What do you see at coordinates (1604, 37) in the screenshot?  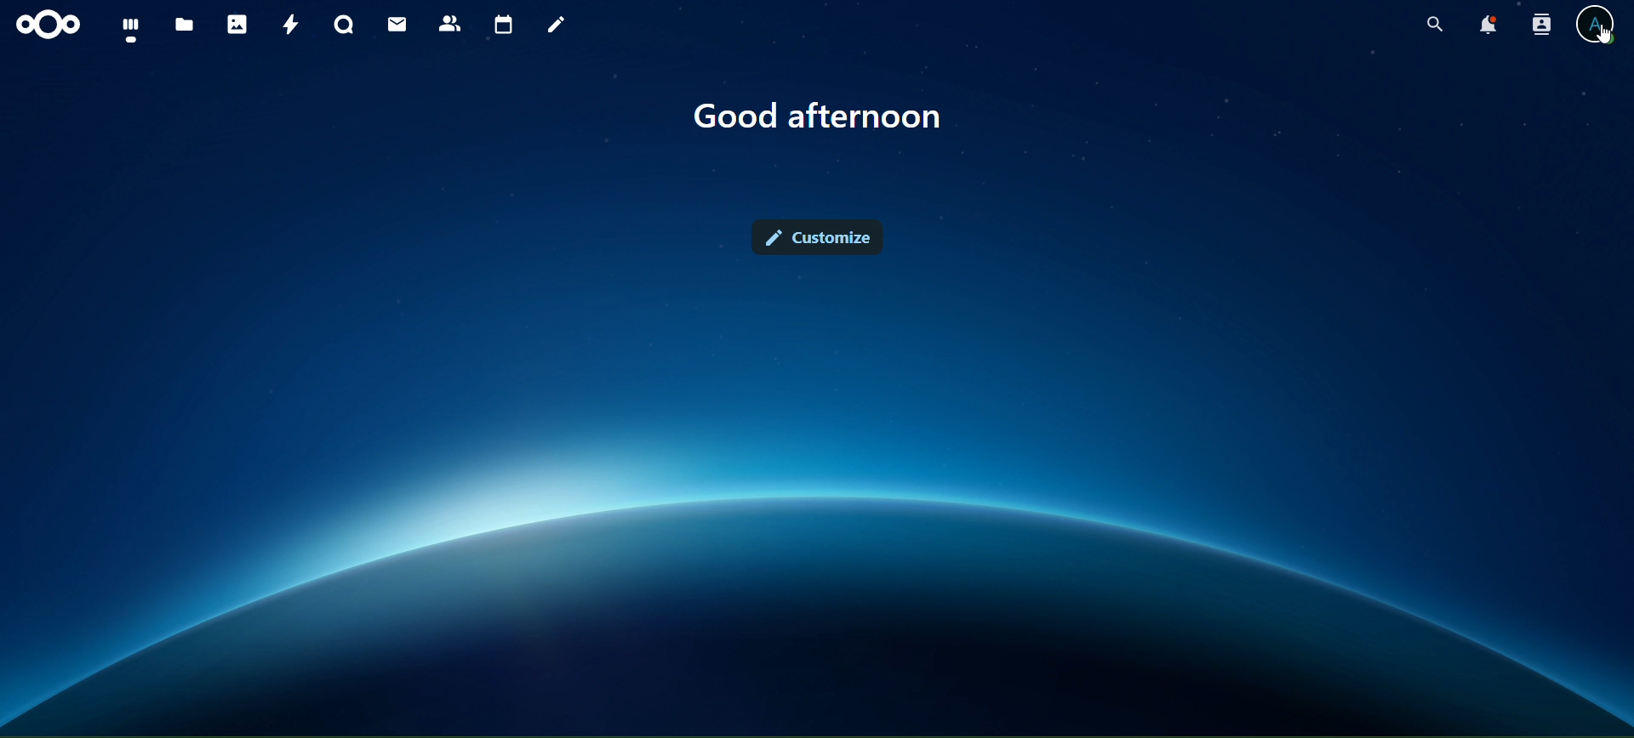 I see `cursor` at bounding box center [1604, 37].